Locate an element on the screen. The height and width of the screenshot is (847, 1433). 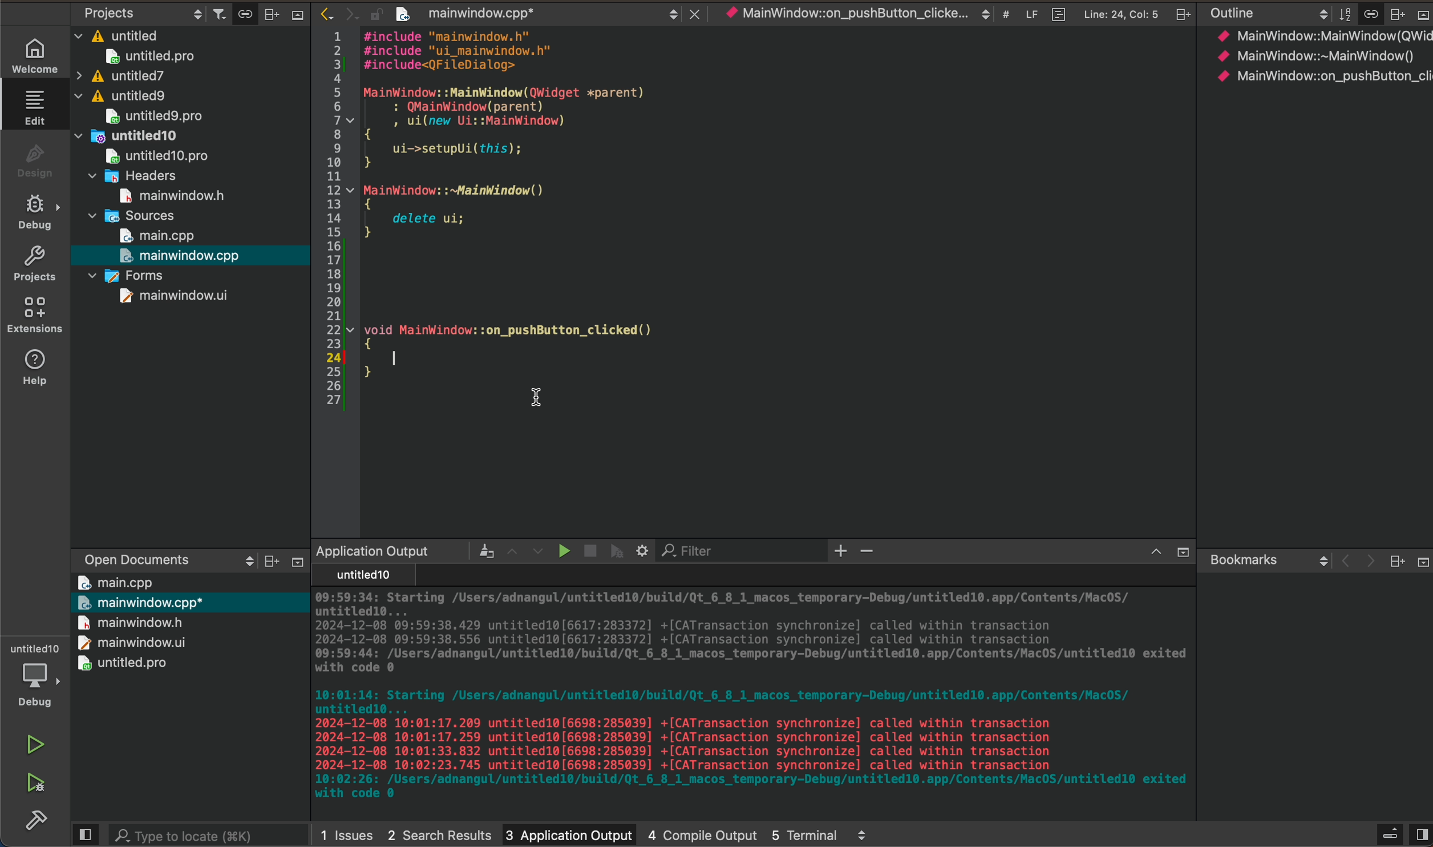
mainwindow.cpp is located at coordinates (183, 255).